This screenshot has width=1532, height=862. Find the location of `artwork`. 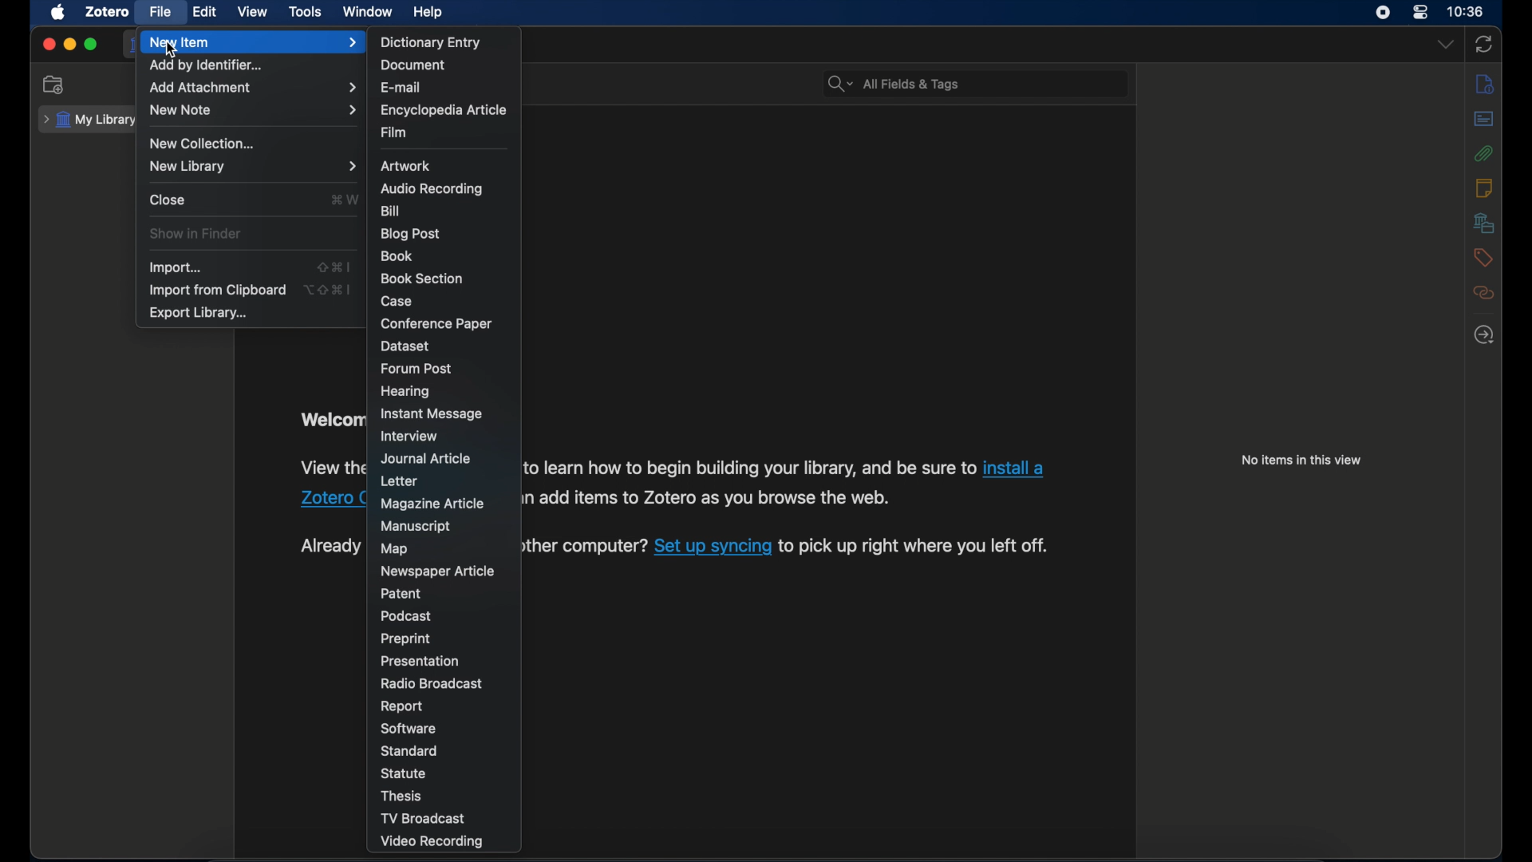

artwork is located at coordinates (405, 166).